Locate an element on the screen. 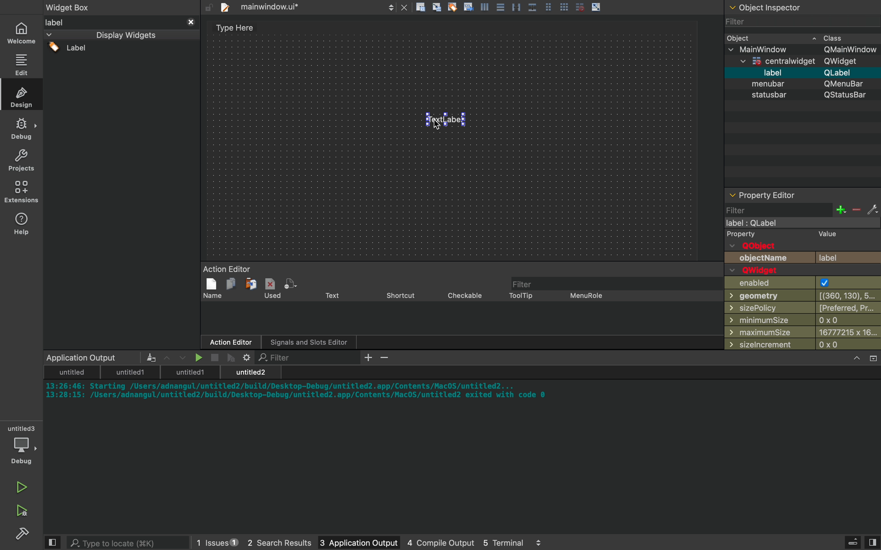 The height and width of the screenshot is (550, 881). debug and run is located at coordinates (22, 510).